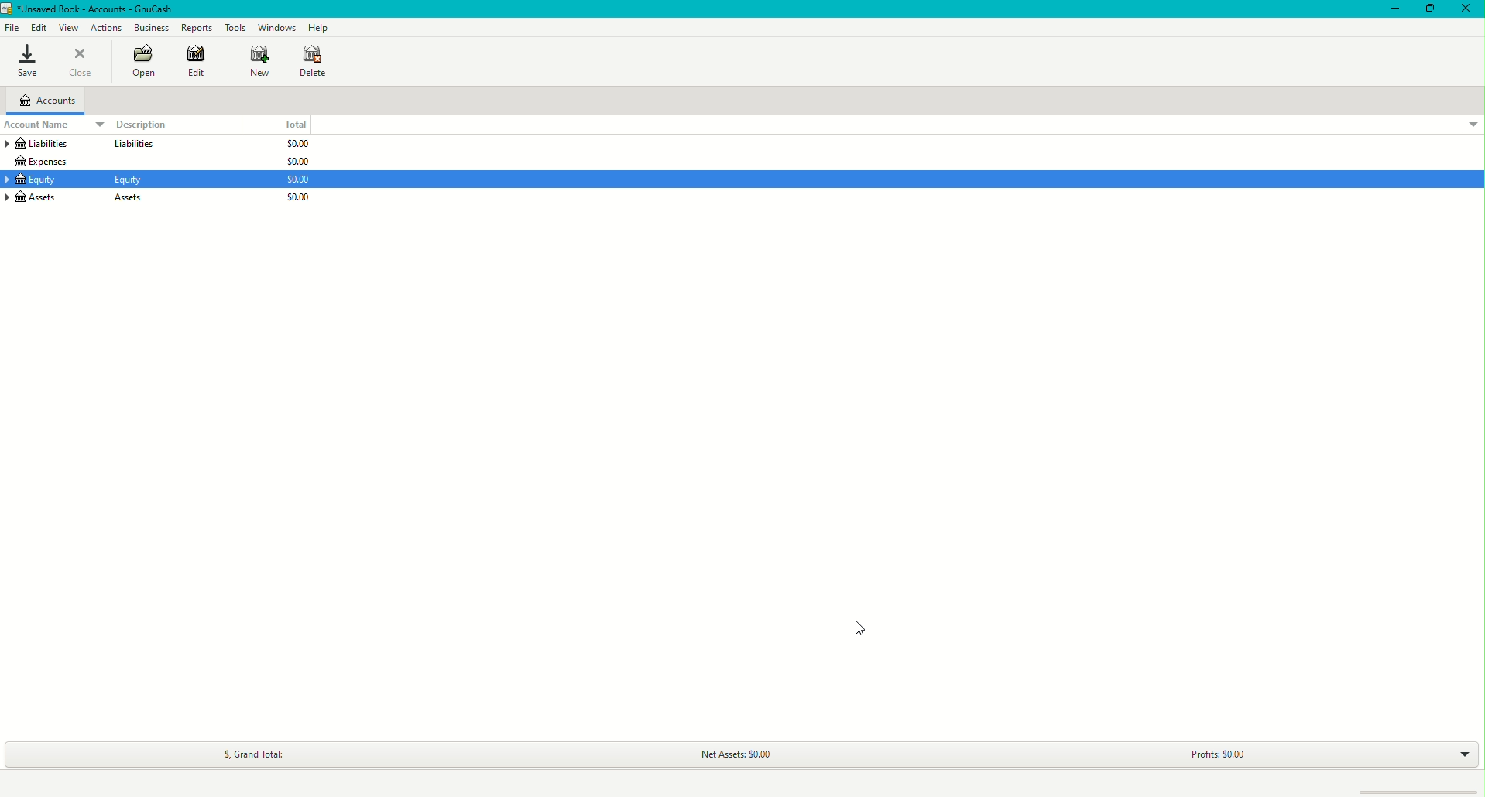 This screenshot has height=797, width=1485. I want to click on $0, so click(300, 162).